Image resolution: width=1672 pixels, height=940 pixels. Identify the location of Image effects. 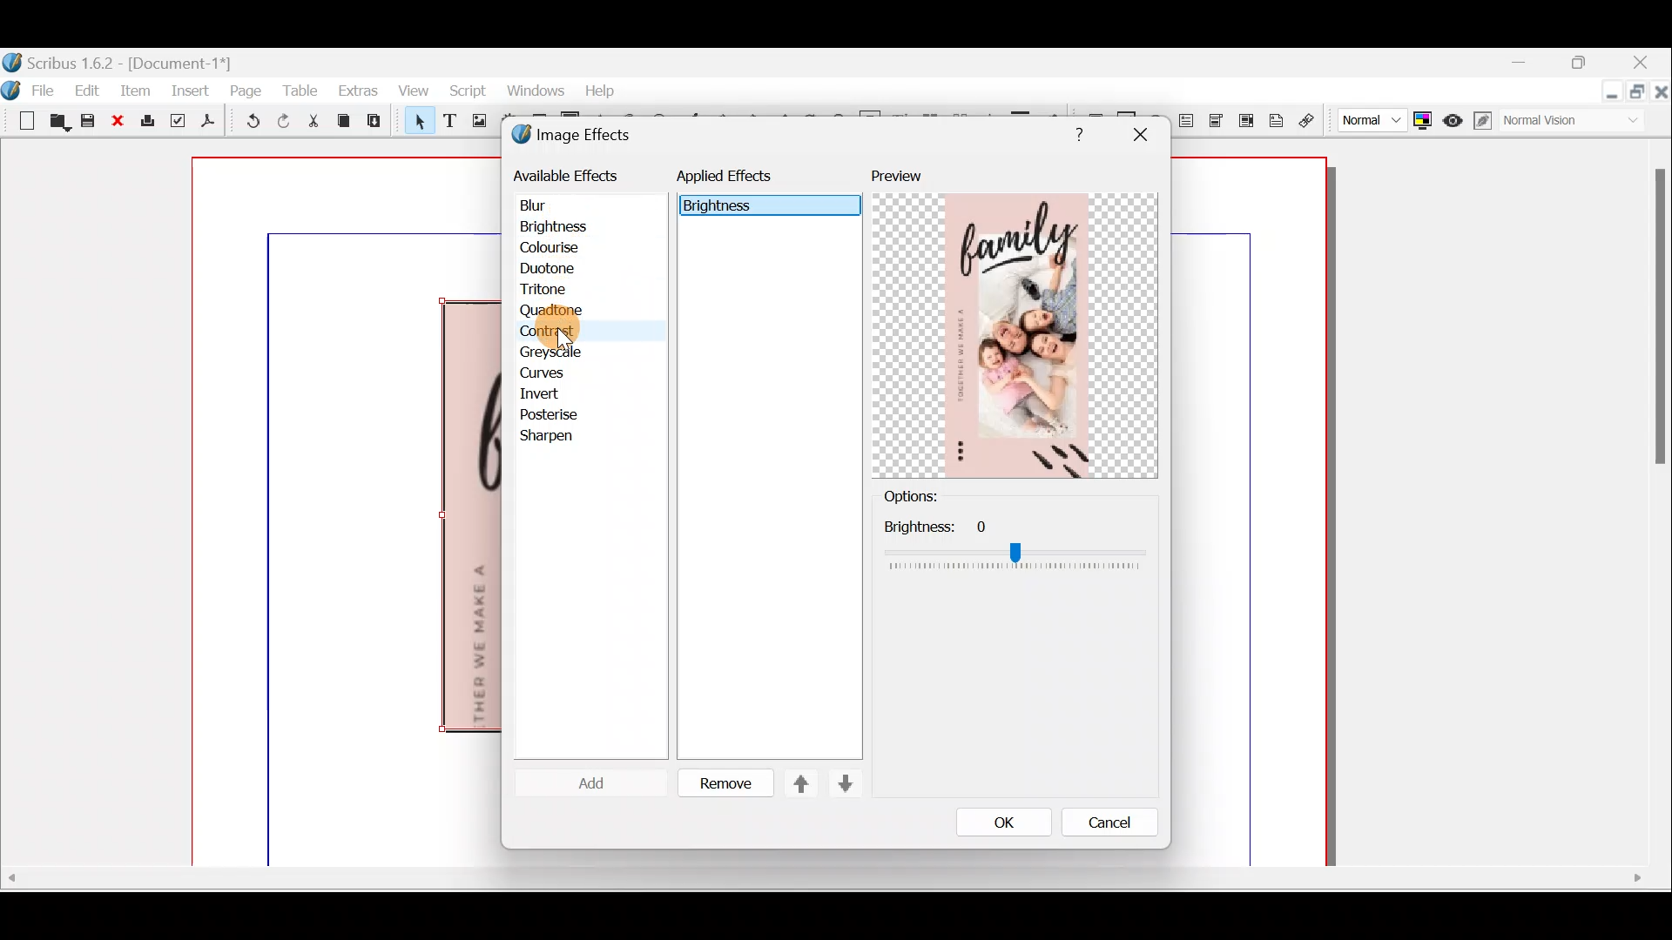
(582, 137).